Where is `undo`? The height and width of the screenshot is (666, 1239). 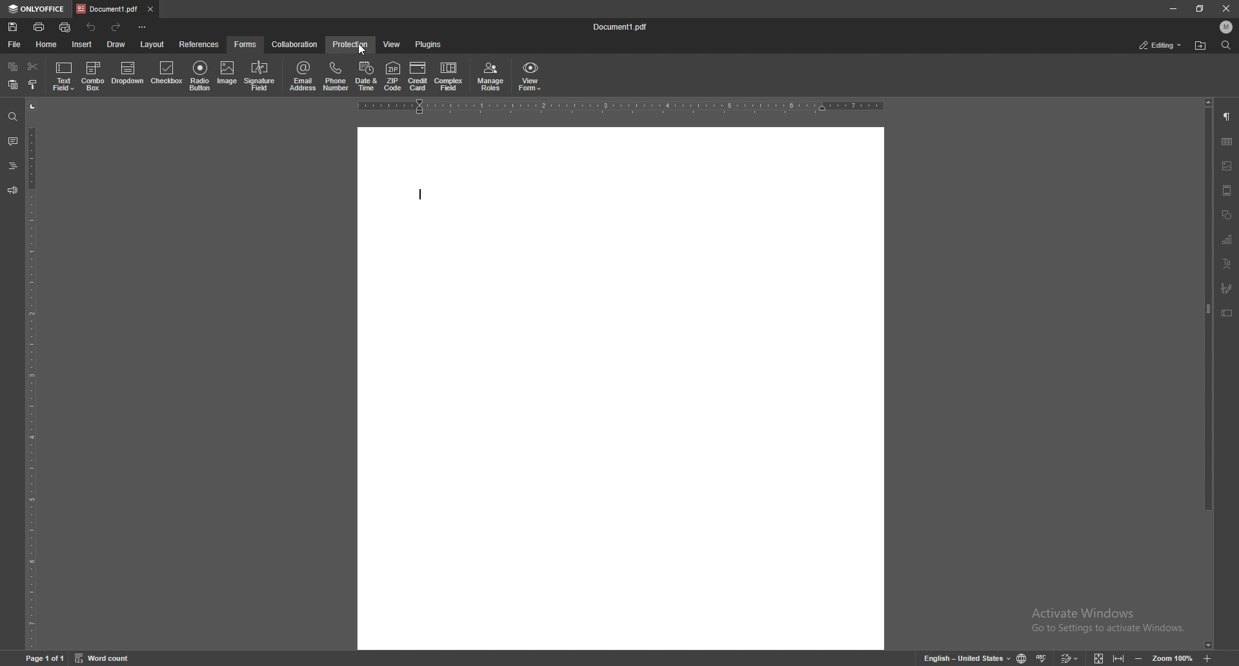 undo is located at coordinates (92, 28).